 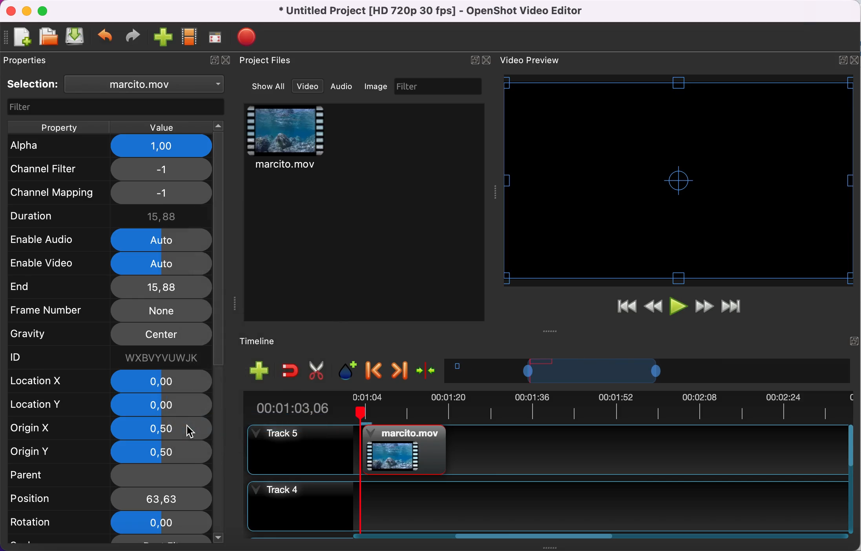 What do you see at coordinates (349, 371) in the screenshot?
I see `add marker` at bounding box center [349, 371].